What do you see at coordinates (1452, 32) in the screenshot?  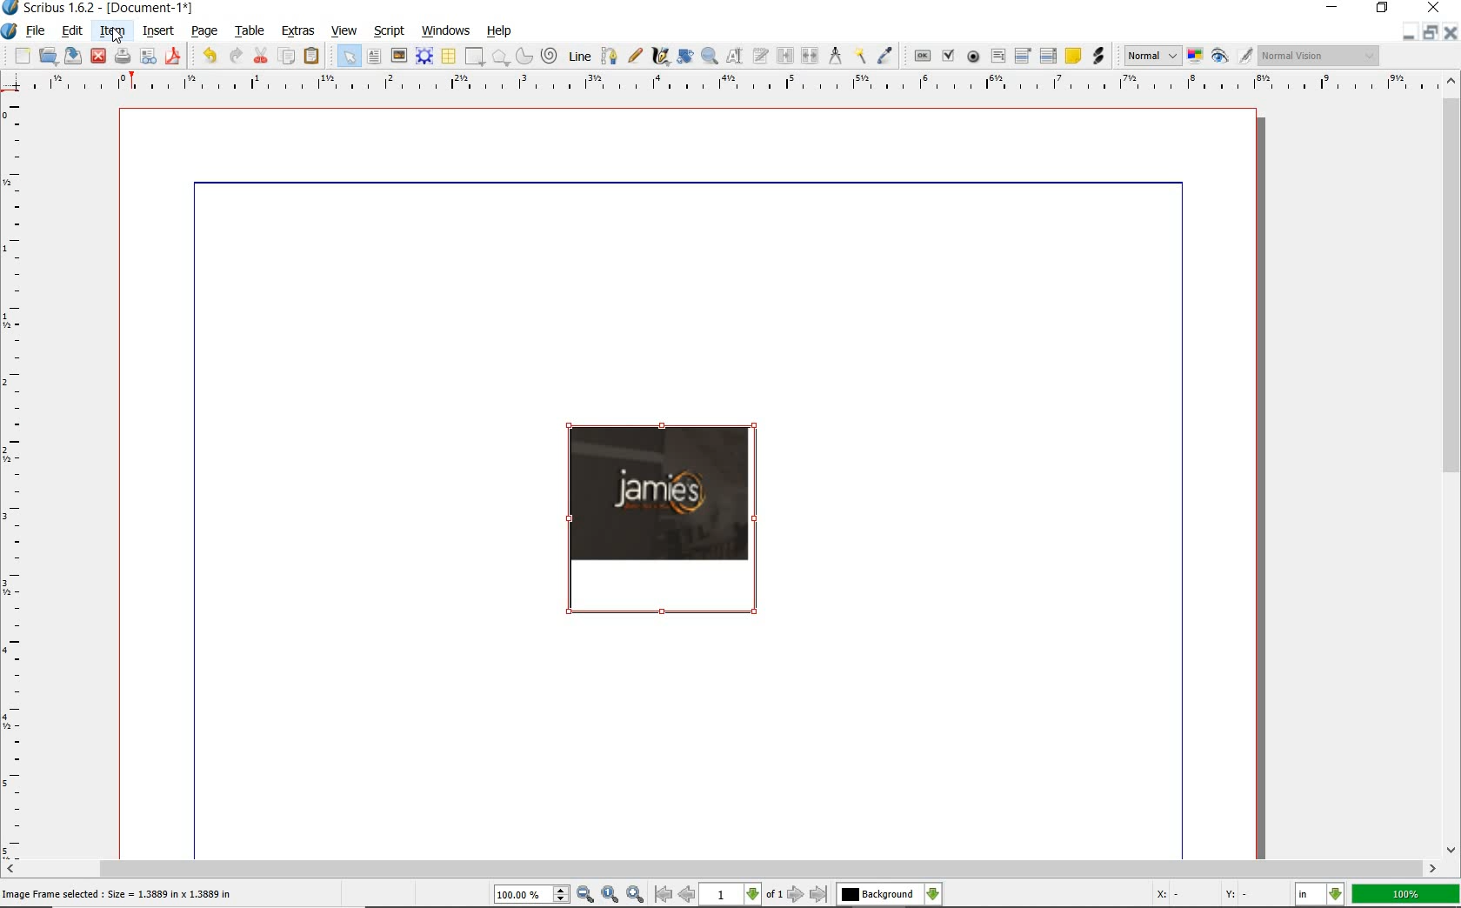 I see `Close` at bounding box center [1452, 32].